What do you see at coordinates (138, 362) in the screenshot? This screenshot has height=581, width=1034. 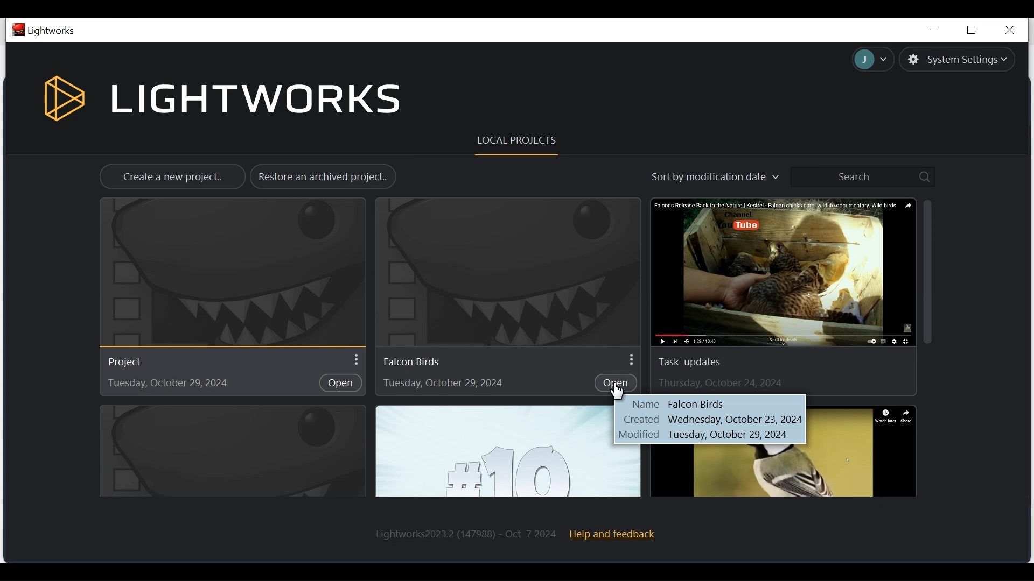 I see `Project` at bounding box center [138, 362].